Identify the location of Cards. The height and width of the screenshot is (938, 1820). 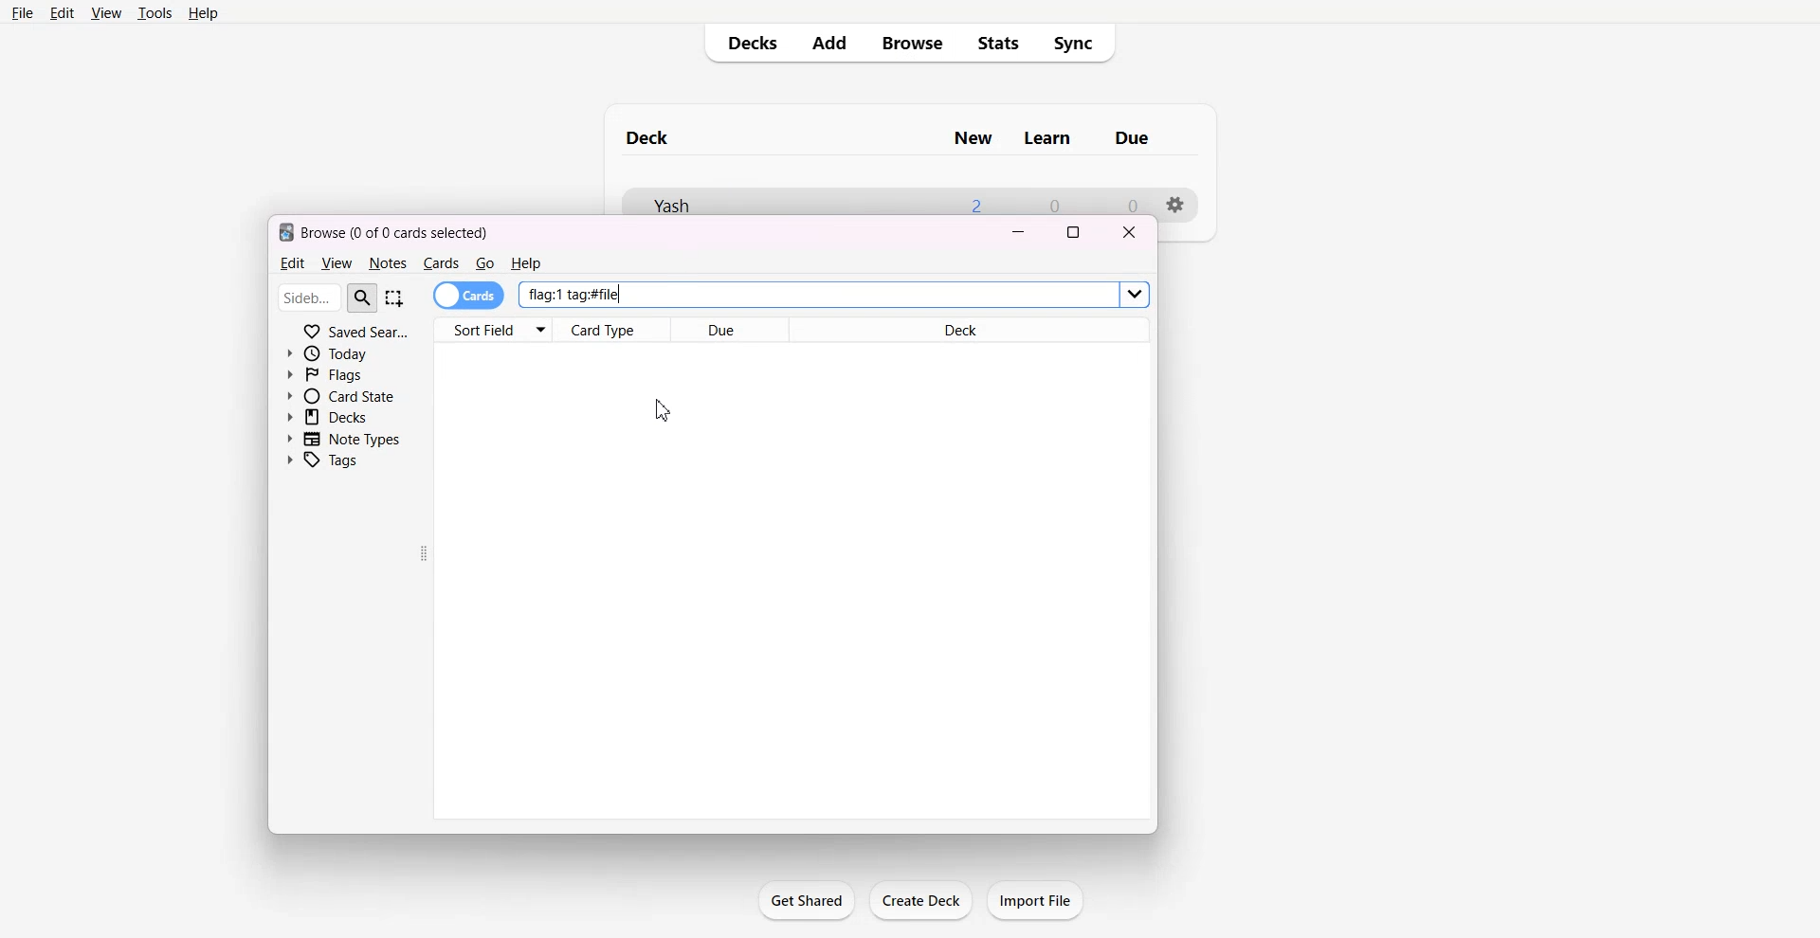
(441, 263).